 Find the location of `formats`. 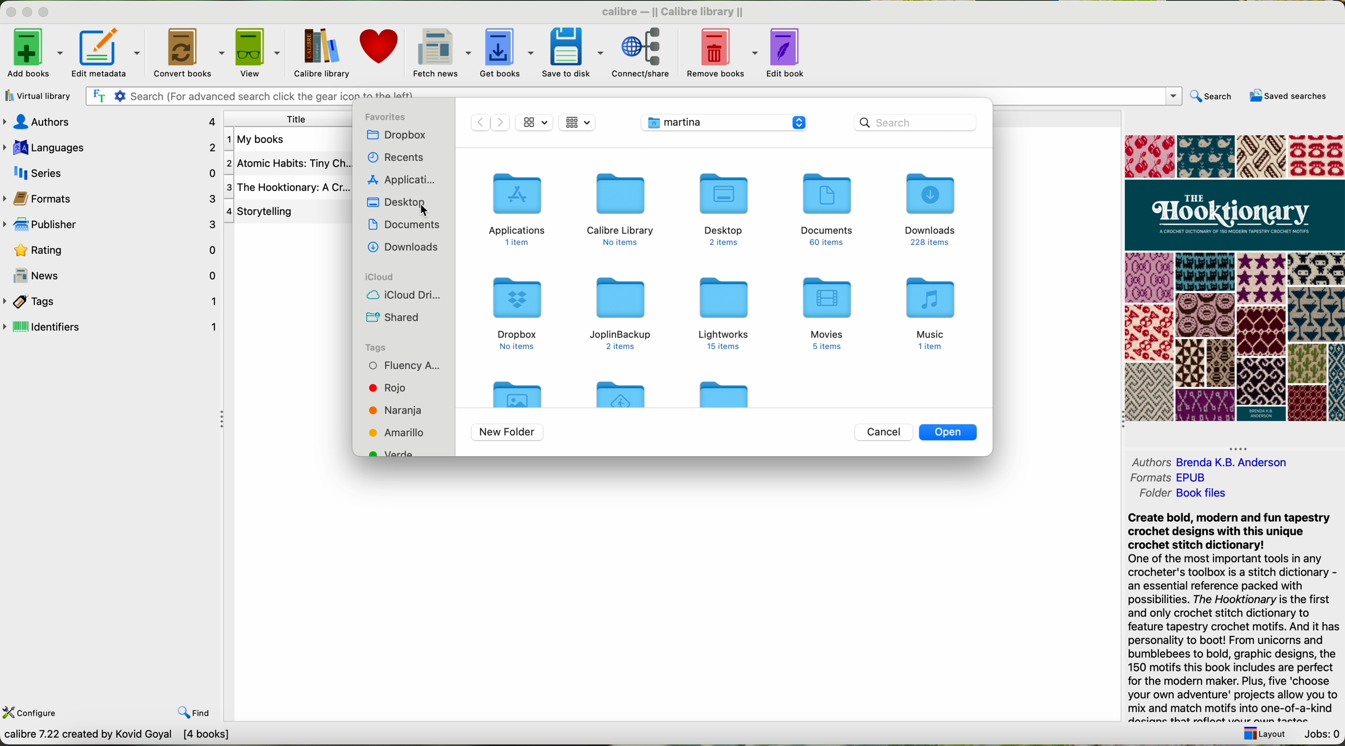

formats is located at coordinates (1148, 478).